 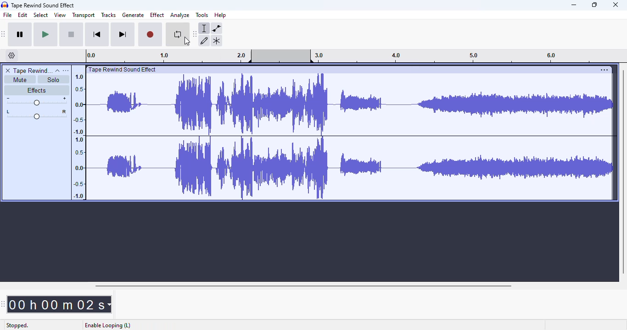 What do you see at coordinates (205, 40) in the screenshot?
I see `draw tool` at bounding box center [205, 40].